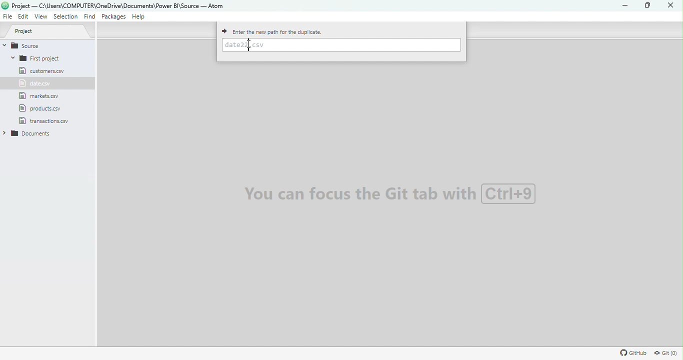 This screenshot has width=683, height=360. Describe the element at coordinates (42, 120) in the screenshot. I see `file` at that location.